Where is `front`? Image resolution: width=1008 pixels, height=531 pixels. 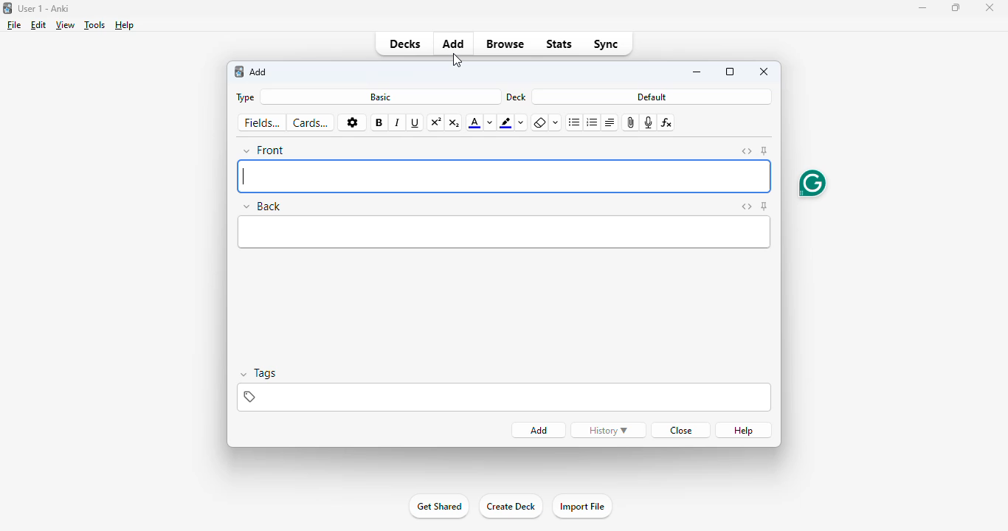 front is located at coordinates (265, 150).